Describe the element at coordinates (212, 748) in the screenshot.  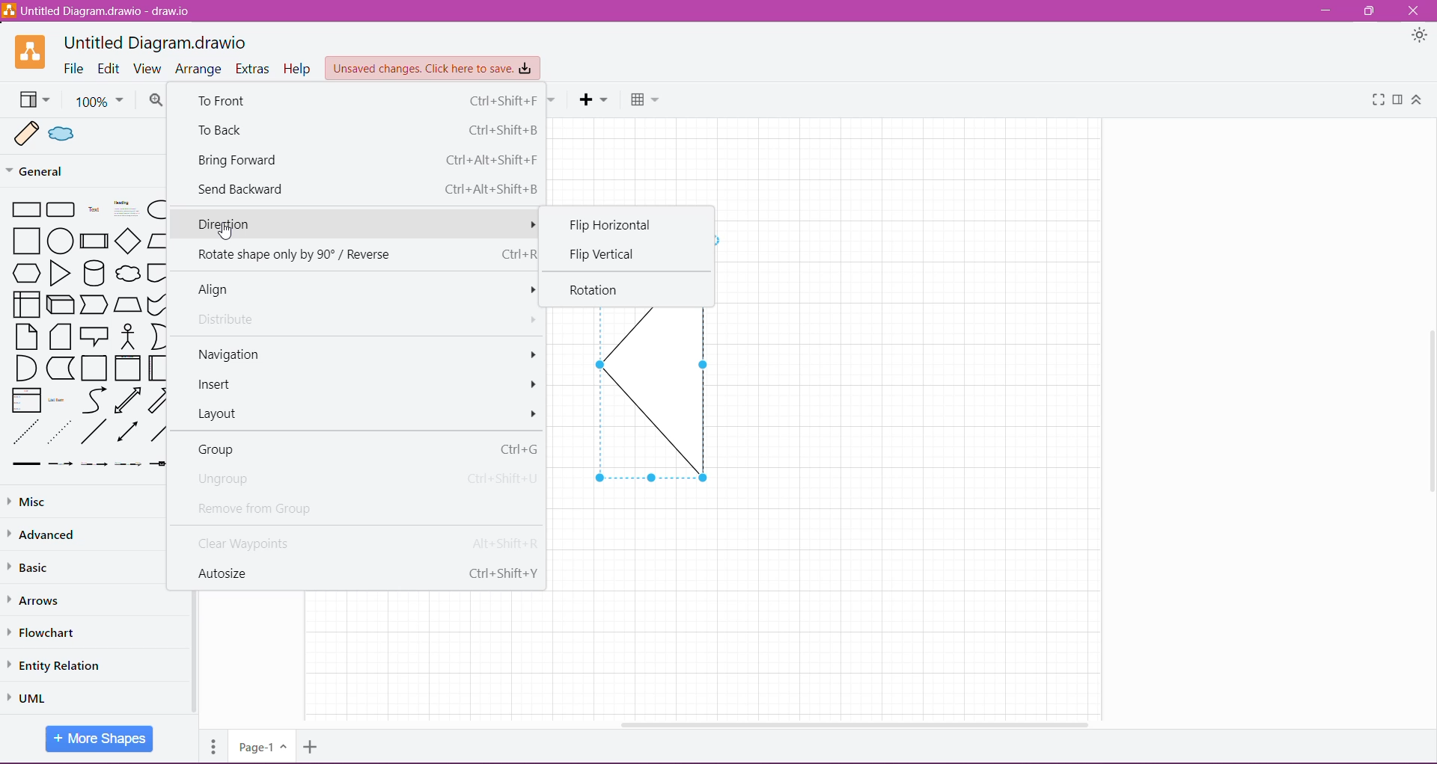
I see `Pages` at that location.